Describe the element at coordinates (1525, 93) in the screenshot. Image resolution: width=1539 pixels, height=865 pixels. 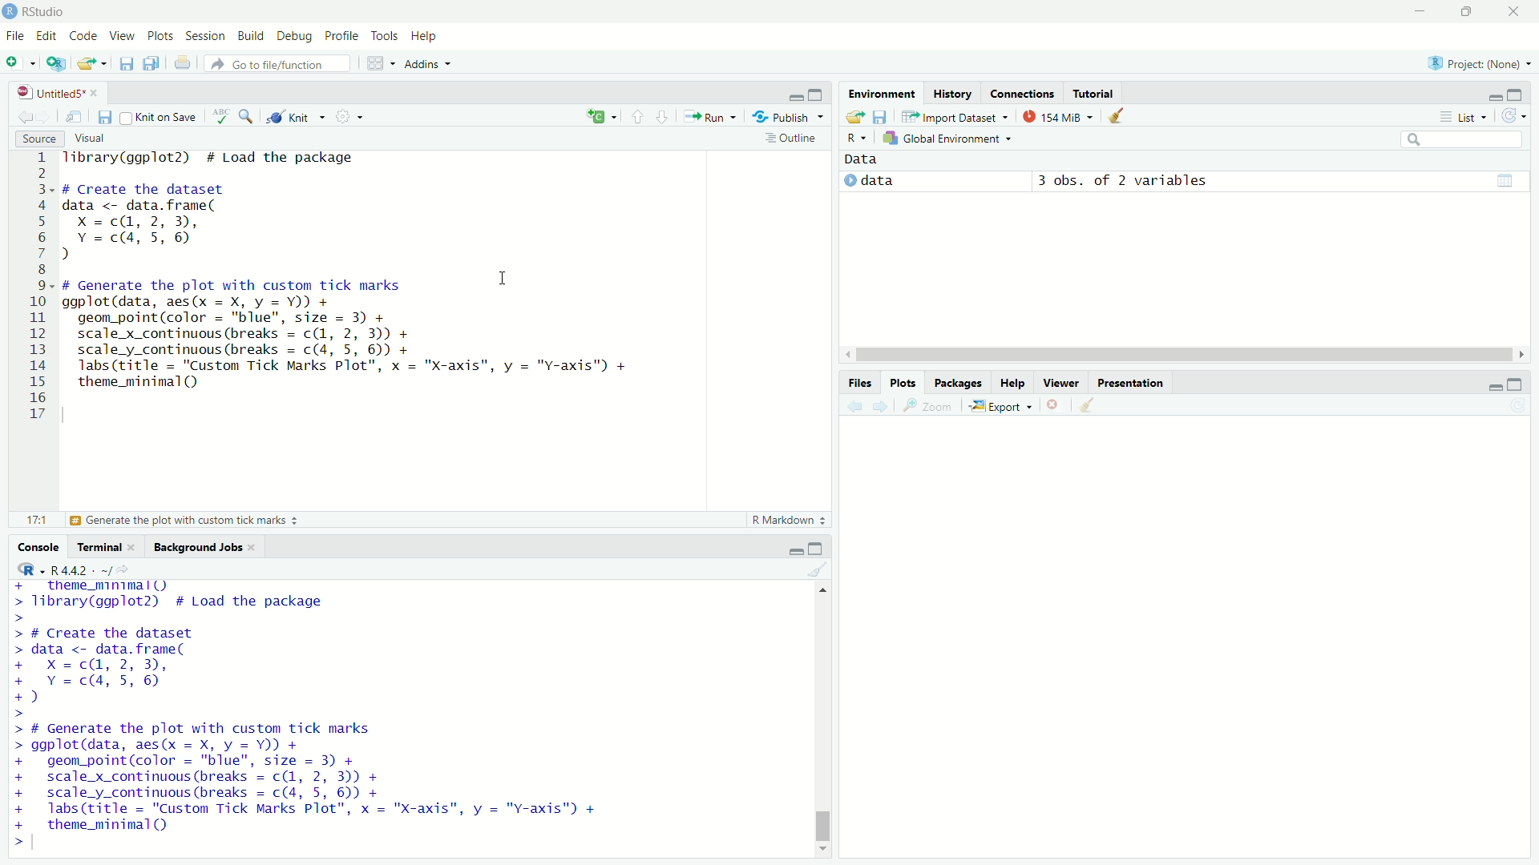
I see `maximize` at that location.